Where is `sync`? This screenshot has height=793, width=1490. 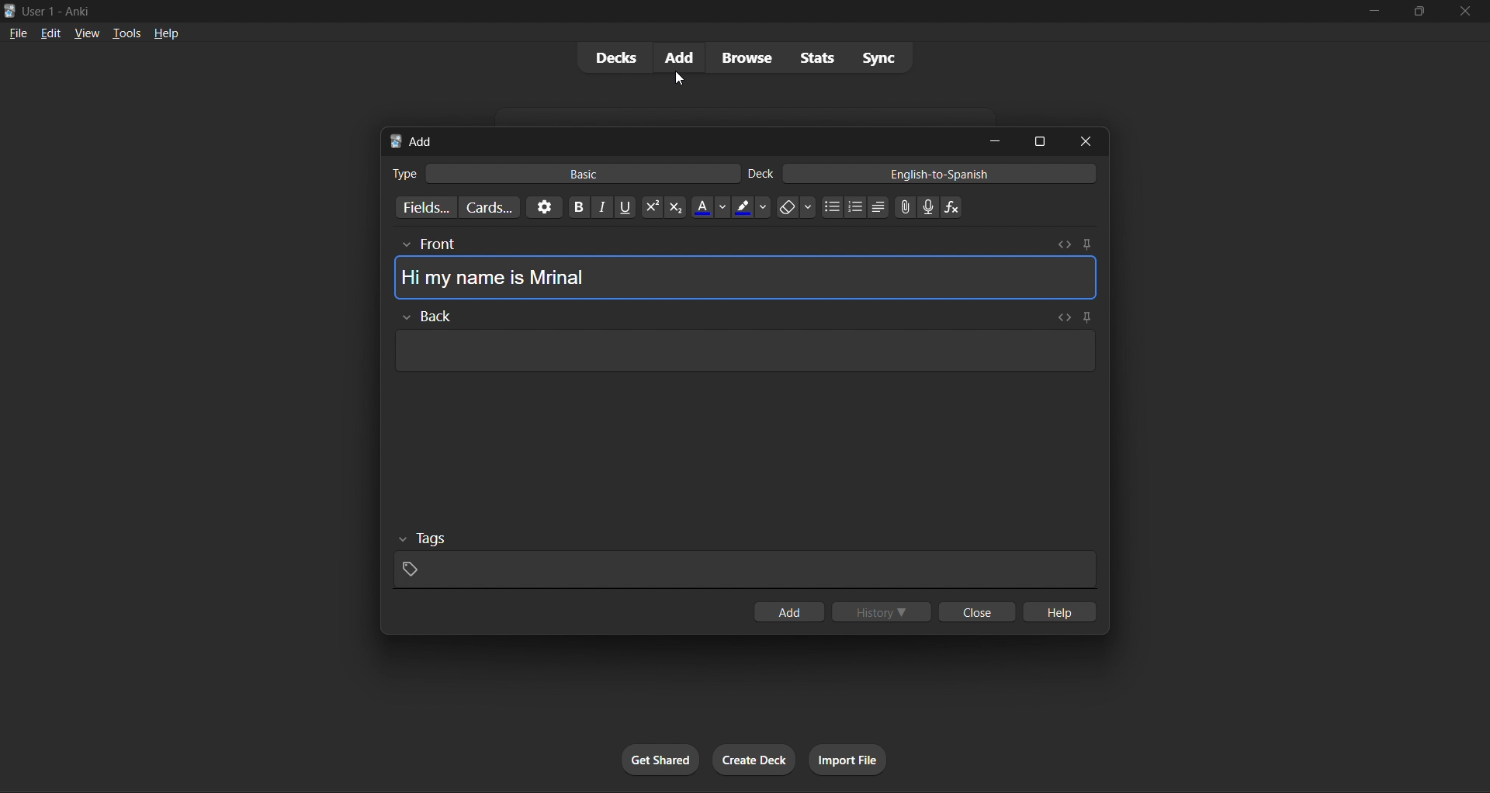 sync is located at coordinates (877, 55).